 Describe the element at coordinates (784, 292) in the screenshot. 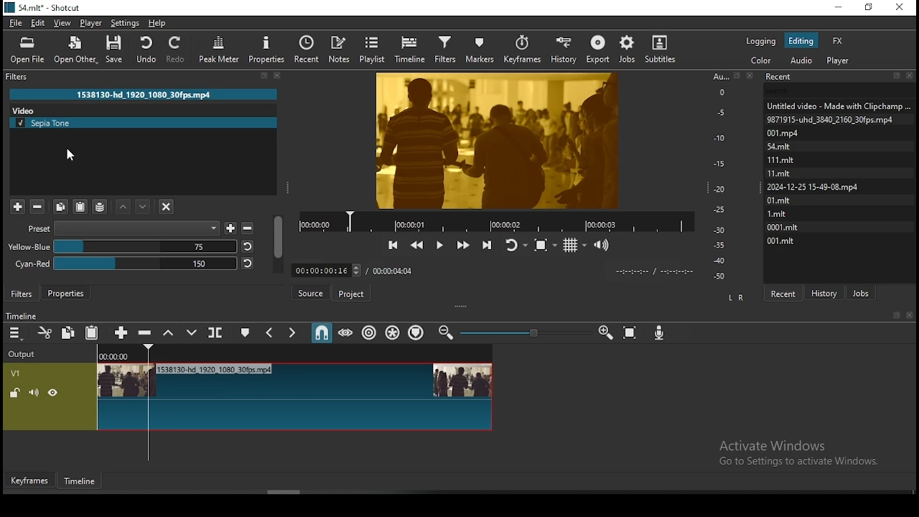

I see `recent` at that location.